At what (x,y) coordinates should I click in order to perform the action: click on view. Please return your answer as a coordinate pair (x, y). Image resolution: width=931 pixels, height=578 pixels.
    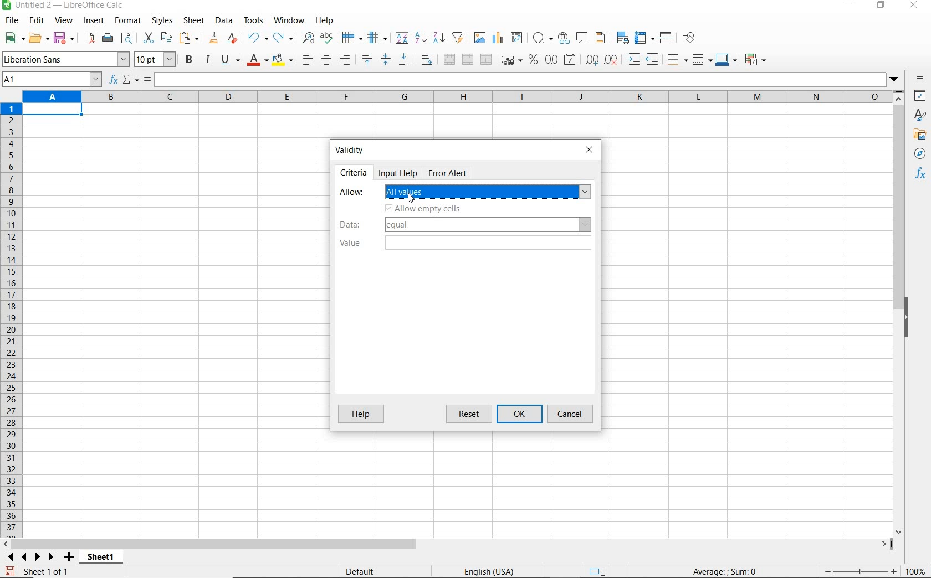
    Looking at the image, I should click on (64, 22).